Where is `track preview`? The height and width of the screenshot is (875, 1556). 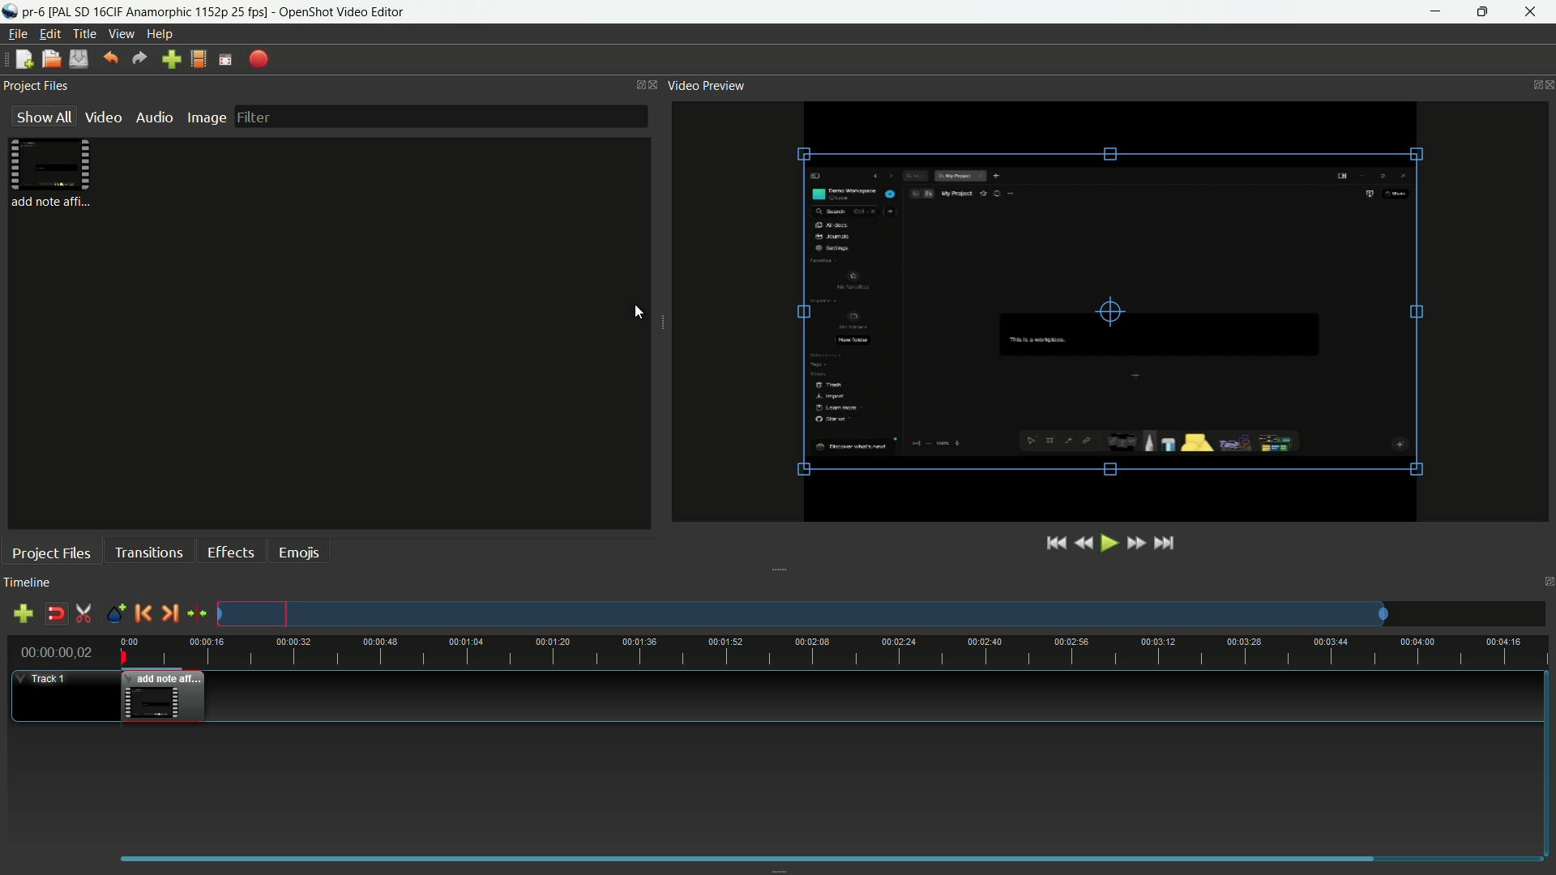 track preview is located at coordinates (802, 614).